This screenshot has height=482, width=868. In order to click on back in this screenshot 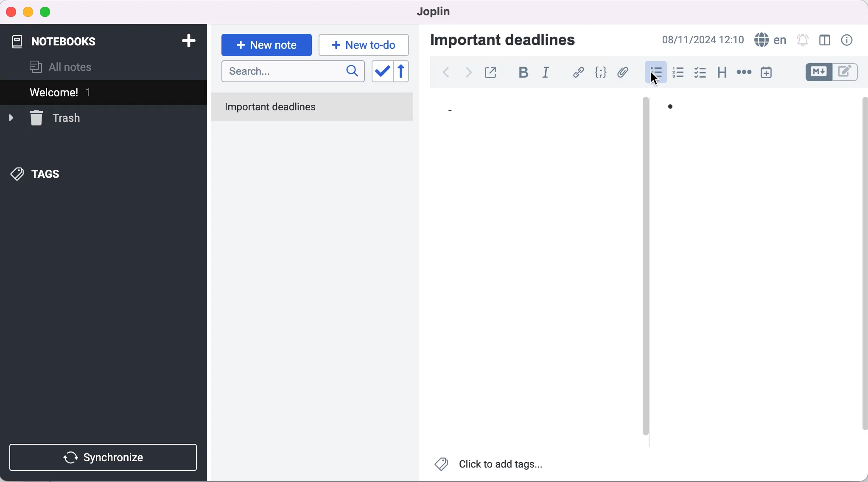, I will do `click(448, 74)`.